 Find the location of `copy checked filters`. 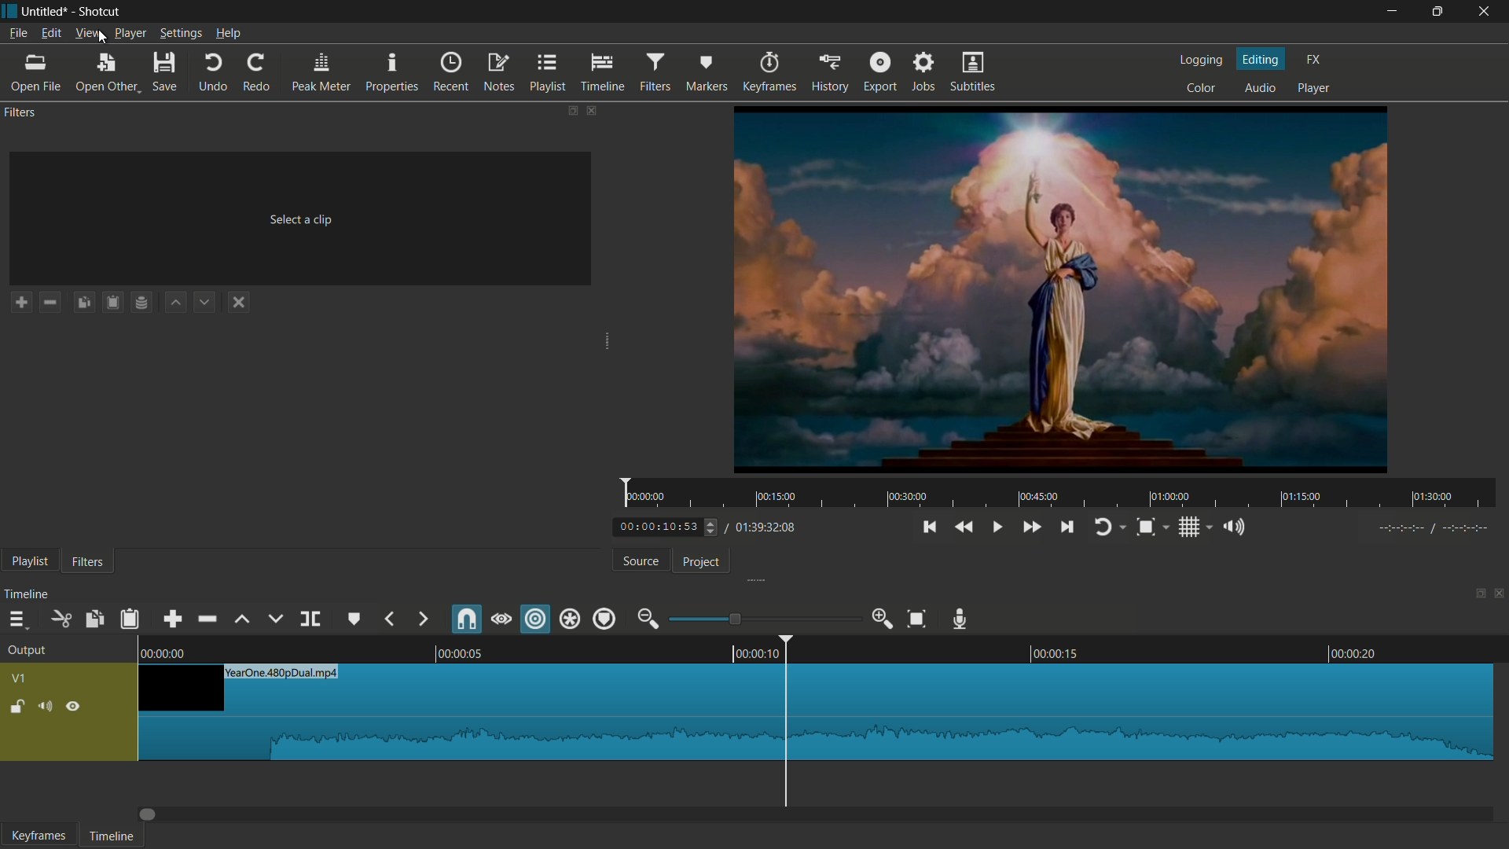

copy checked filters is located at coordinates (85, 303).